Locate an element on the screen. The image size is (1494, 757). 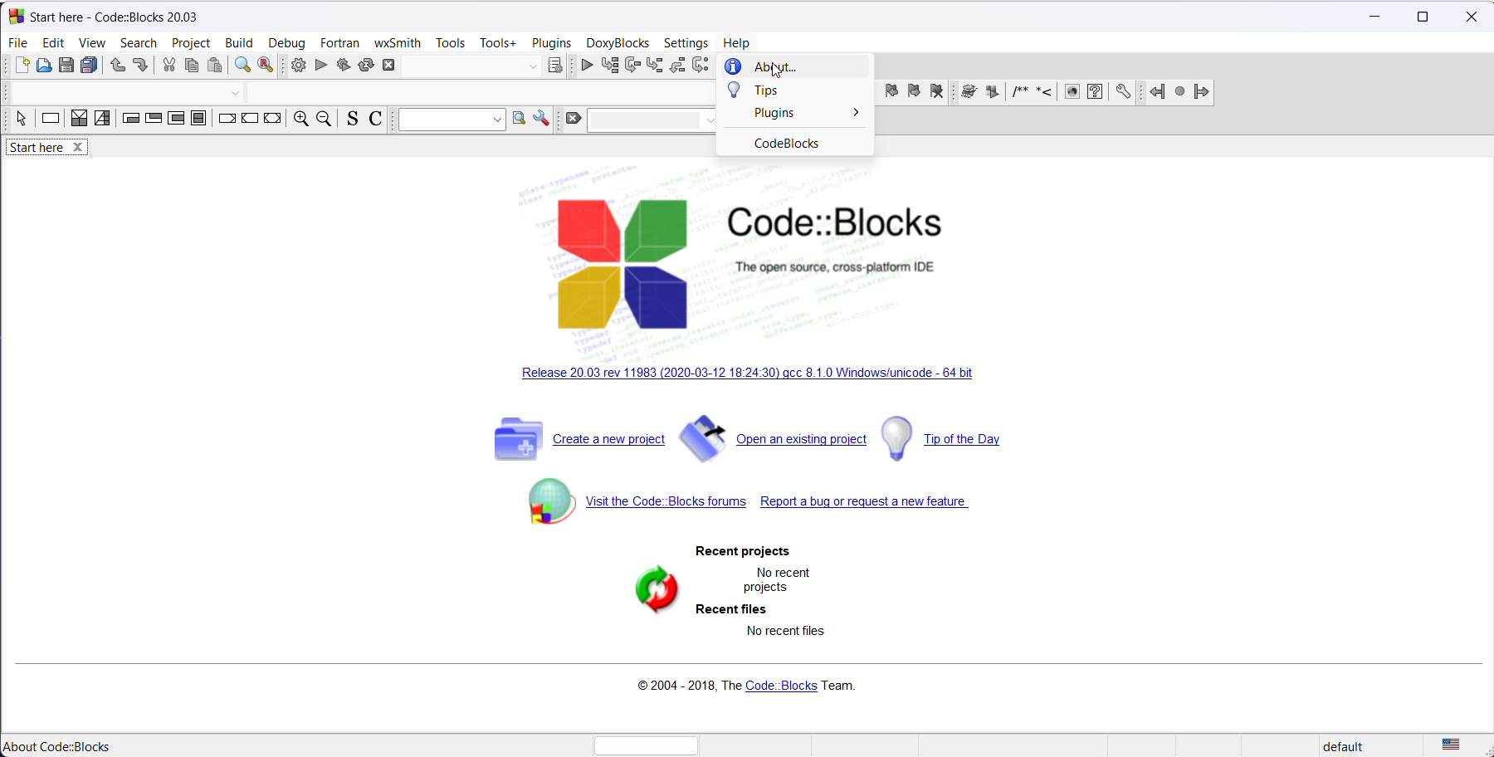
tip of the day is located at coordinates (951, 439).